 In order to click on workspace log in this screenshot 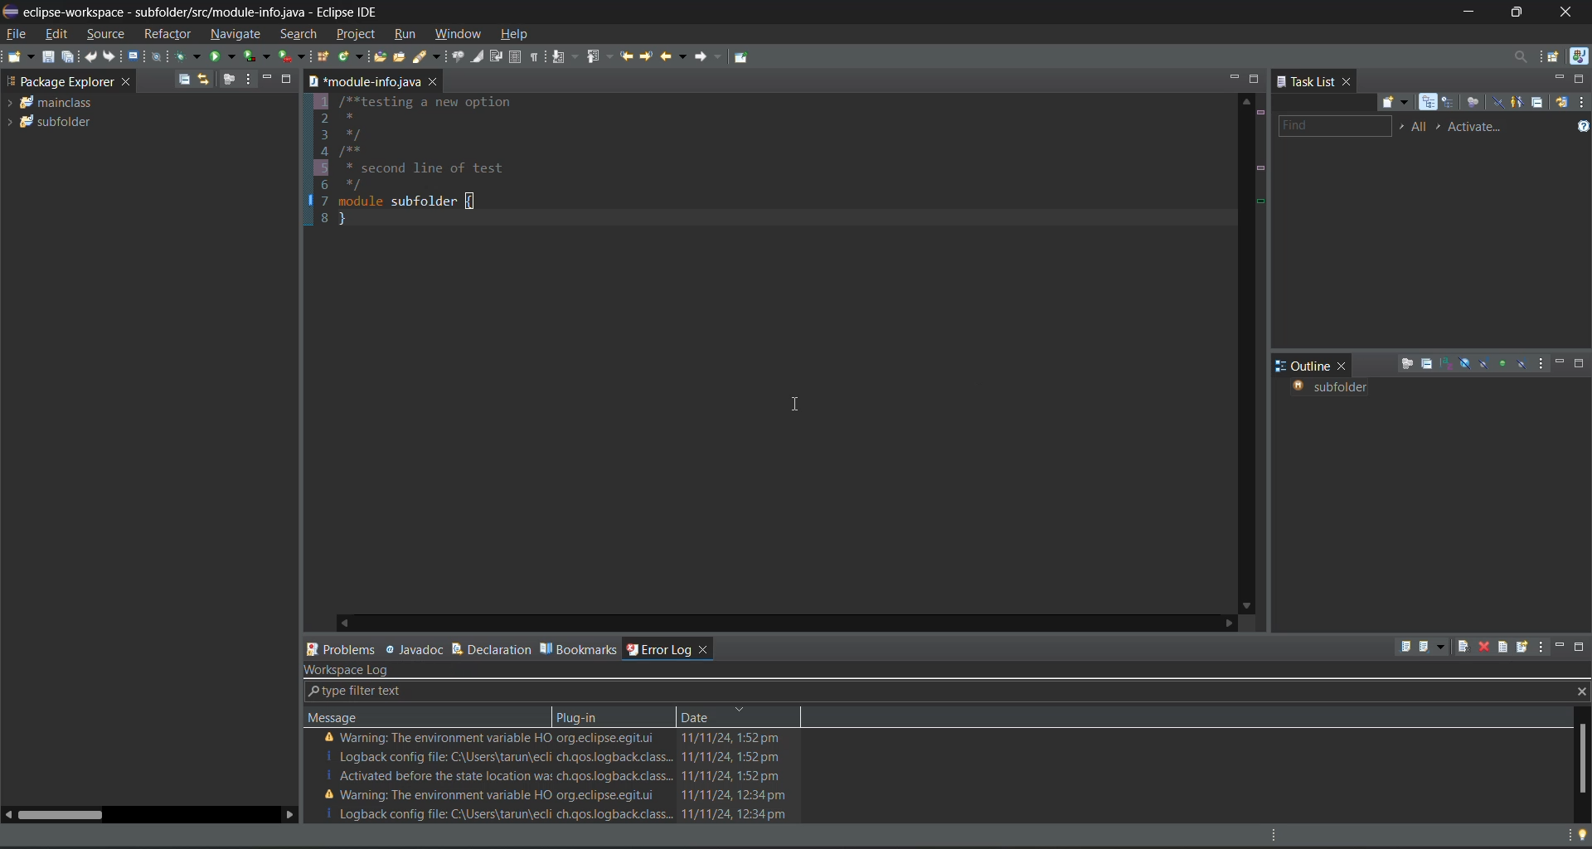, I will do `click(357, 671)`.